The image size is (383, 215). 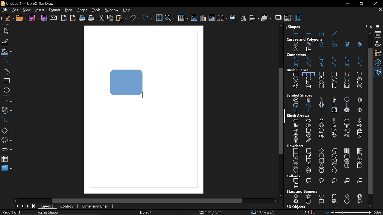 I want to click on minimize, so click(x=347, y=4).